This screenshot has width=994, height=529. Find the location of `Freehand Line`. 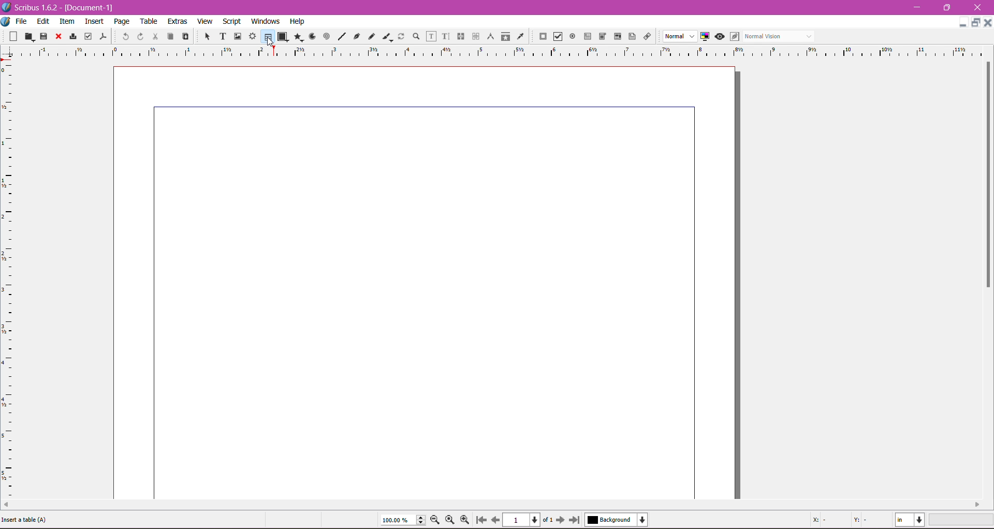

Freehand Line is located at coordinates (371, 37).